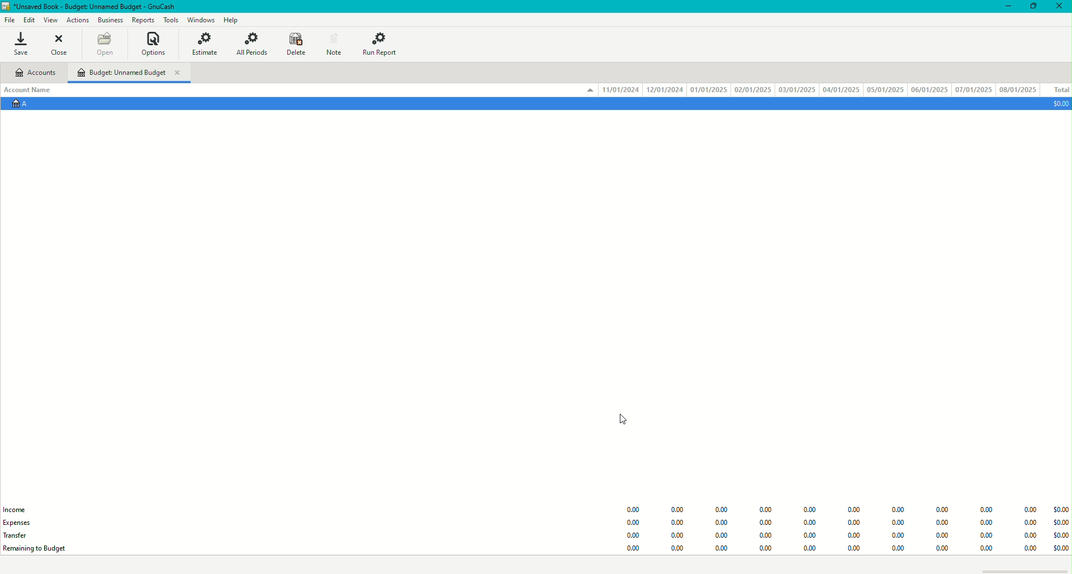 Image resolution: width=1072 pixels, height=574 pixels. I want to click on Account A, so click(25, 105).